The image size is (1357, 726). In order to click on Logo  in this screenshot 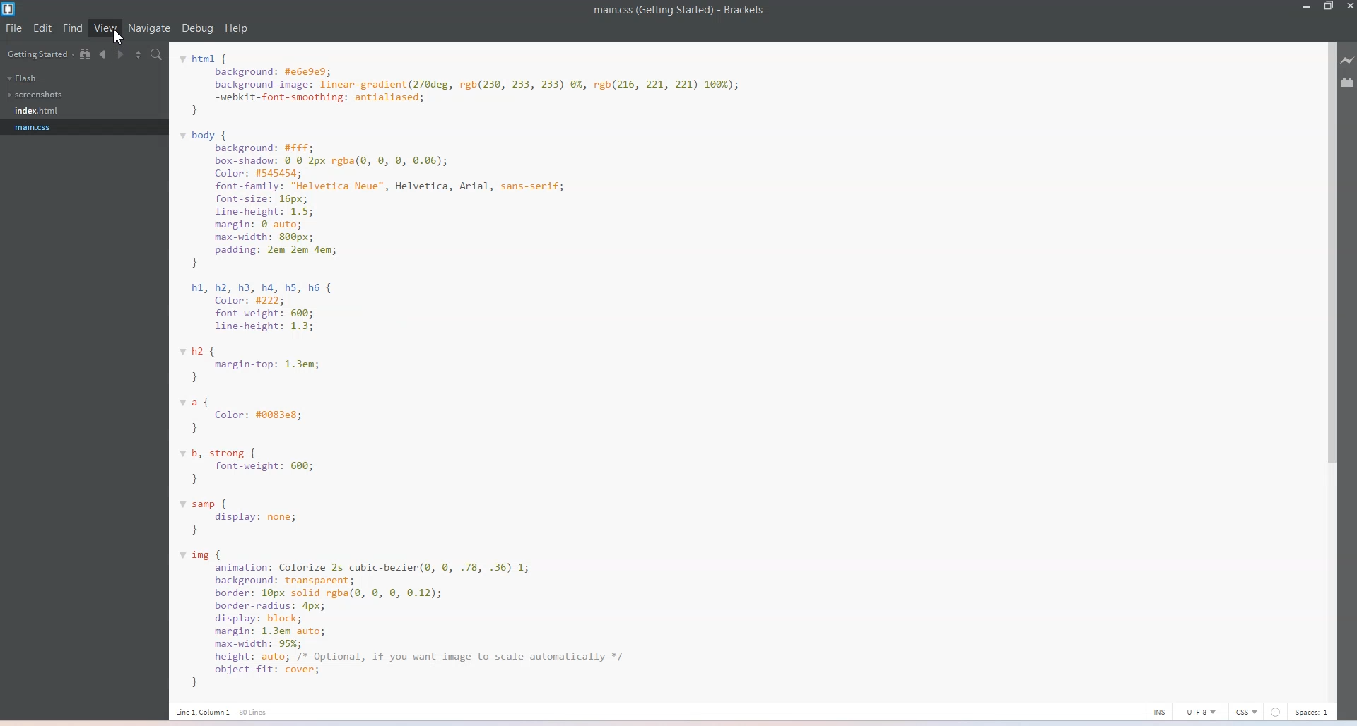, I will do `click(9, 8)`.